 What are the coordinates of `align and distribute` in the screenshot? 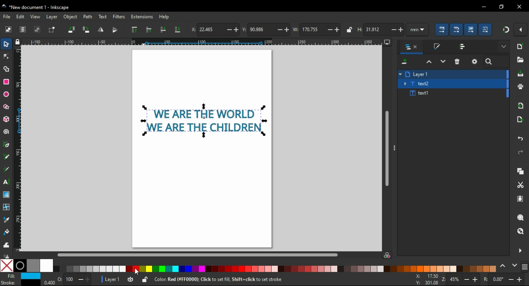 It's located at (463, 46).